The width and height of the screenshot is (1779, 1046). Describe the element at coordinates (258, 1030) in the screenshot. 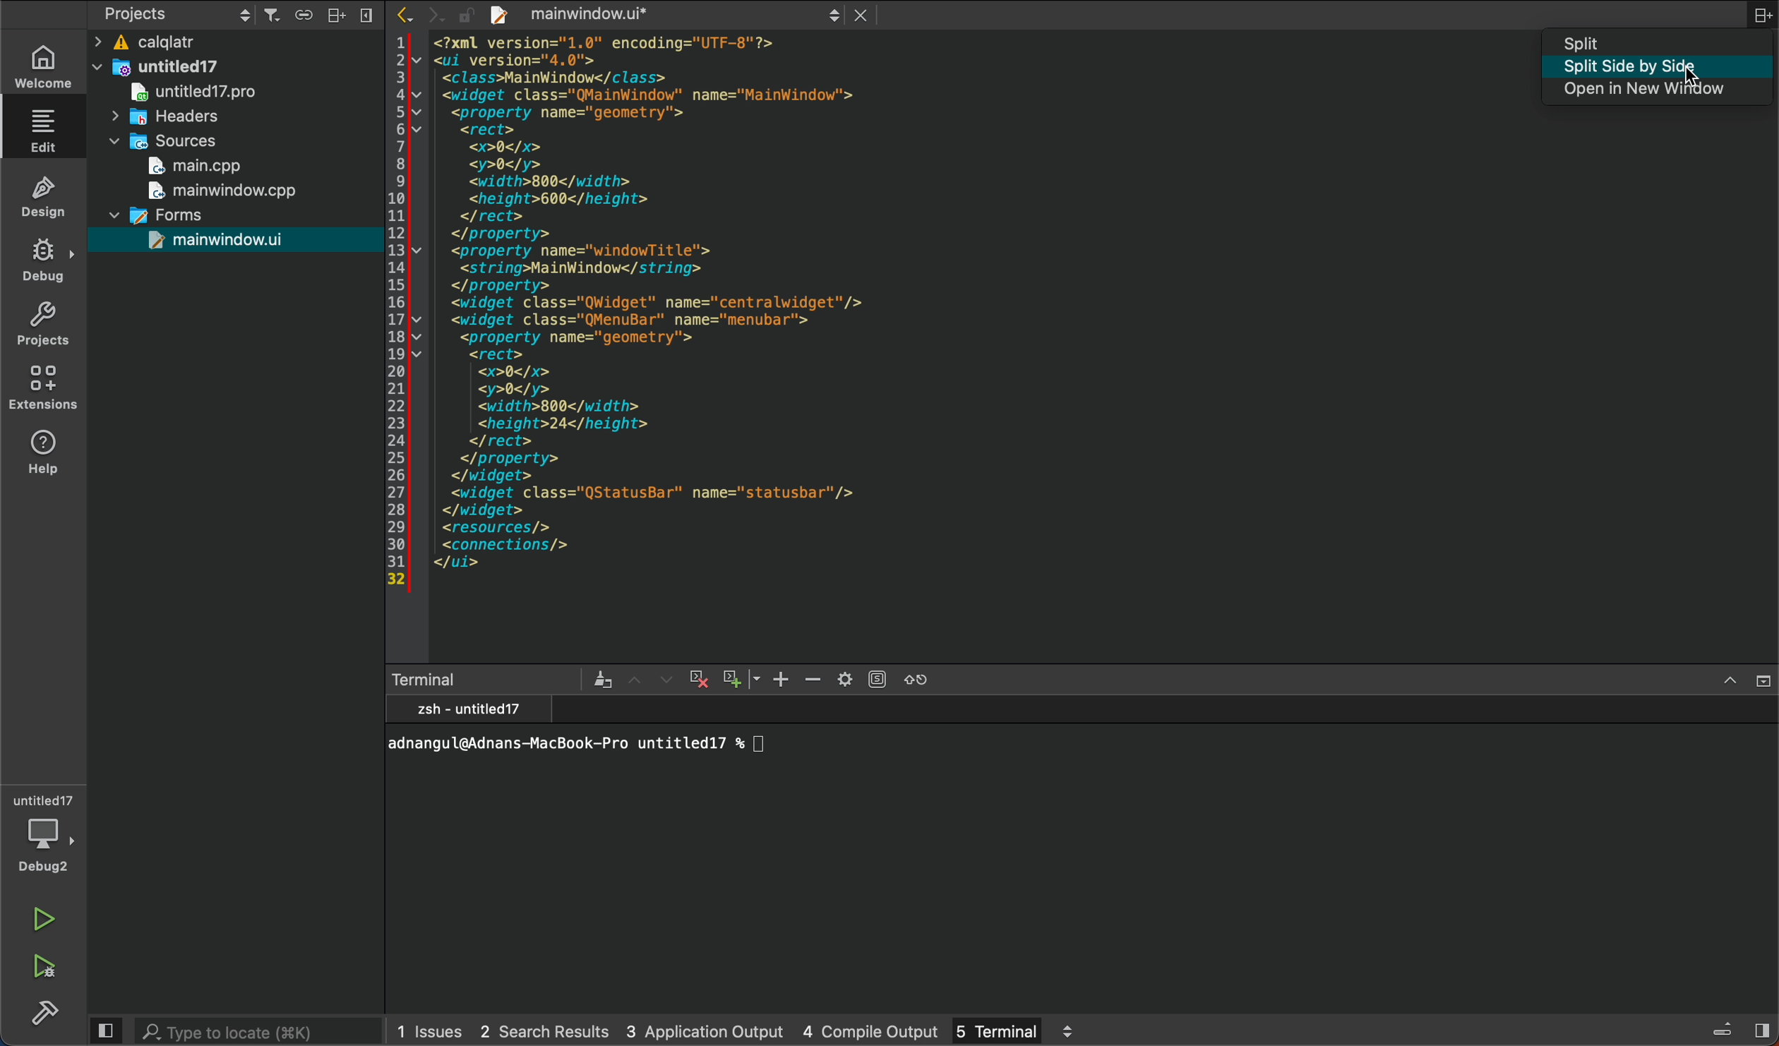

I see `search` at that location.